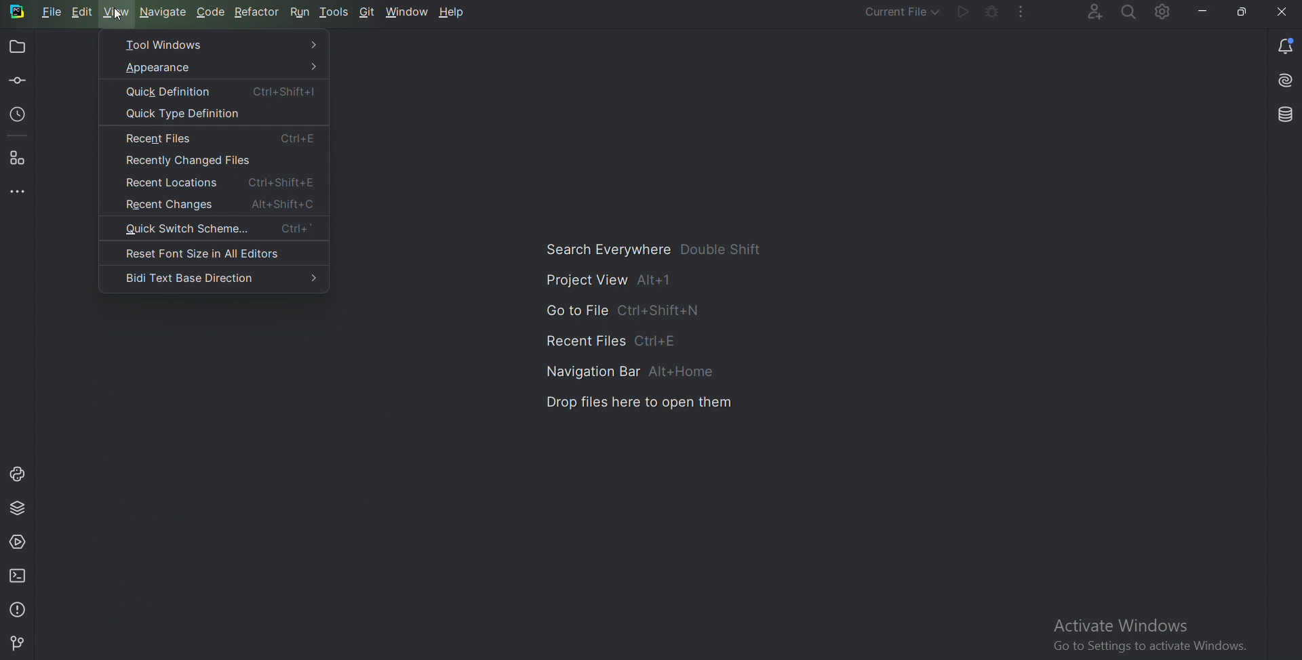 Image resolution: width=1302 pixels, height=660 pixels. Describe the element at coordinates (1282, 12) in the screenshot. I see `Cross` at that location.